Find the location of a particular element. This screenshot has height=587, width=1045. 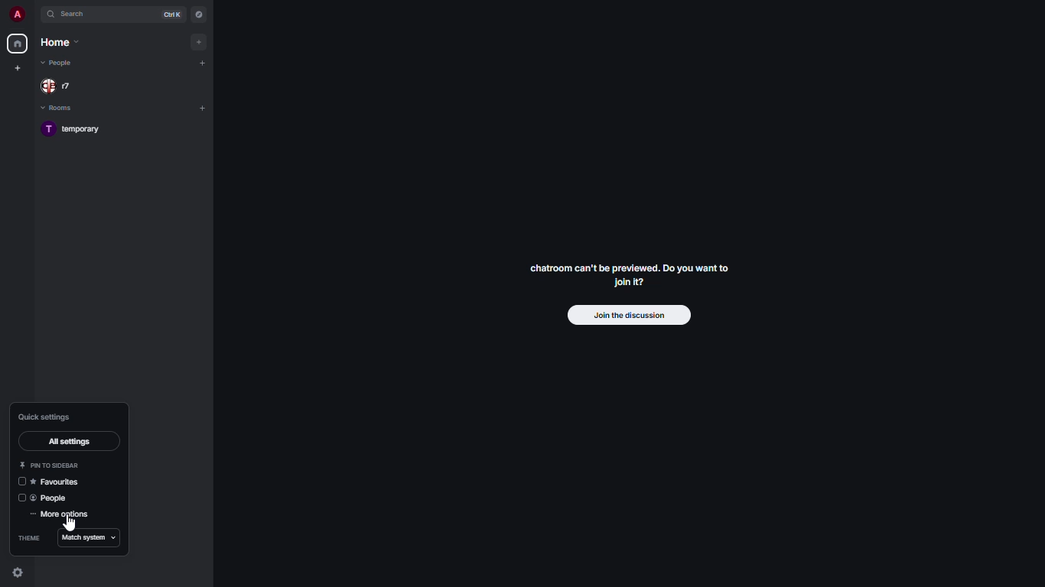

navigator is located at coordinates (197, 14).